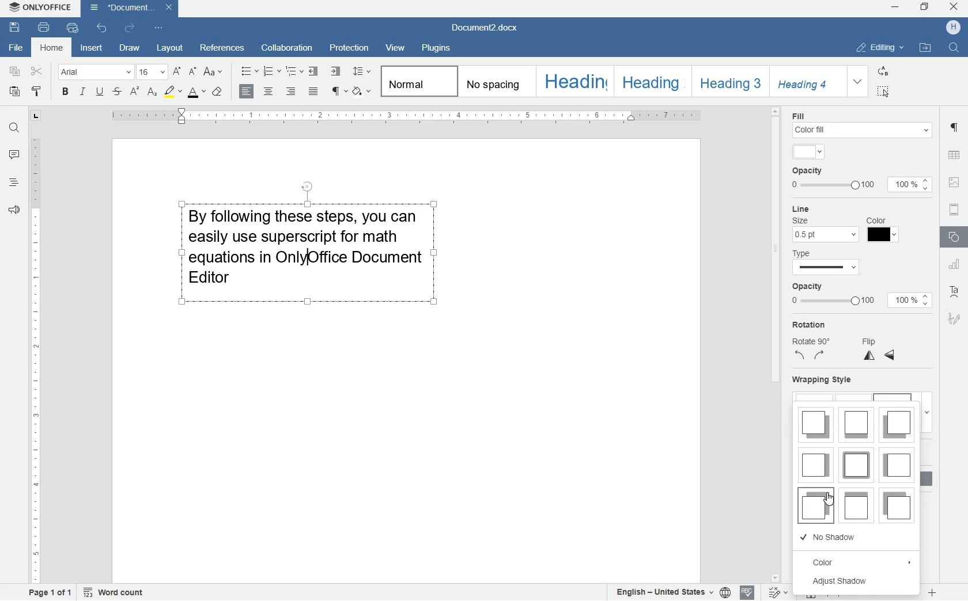  Describe the element at coordinates (213, 72) in the screenshot. I see `change case` at that location.